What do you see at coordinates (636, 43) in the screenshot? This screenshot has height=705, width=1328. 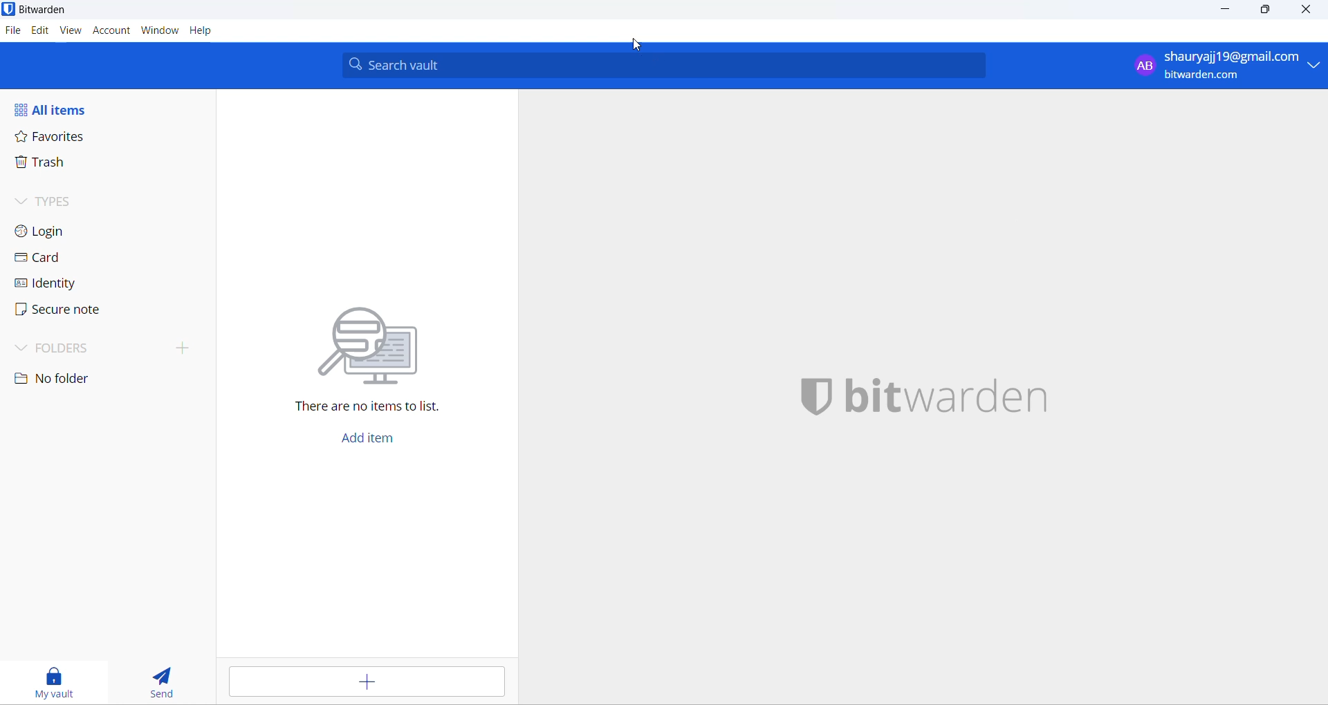 I see `cursor` at bounding box center [636, 43].